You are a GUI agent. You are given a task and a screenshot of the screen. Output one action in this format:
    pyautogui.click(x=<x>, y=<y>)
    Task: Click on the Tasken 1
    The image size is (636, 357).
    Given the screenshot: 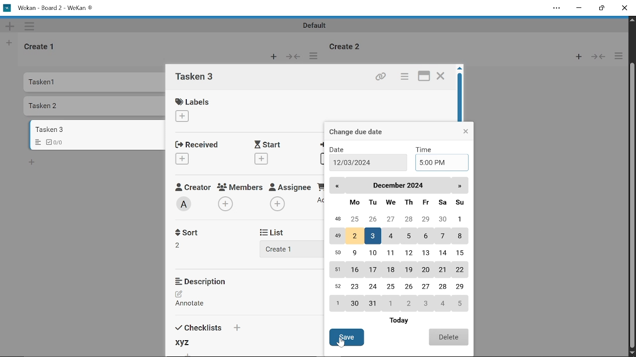 What is the action you would take?
    pyautogui.click(x=66, y=83)
    